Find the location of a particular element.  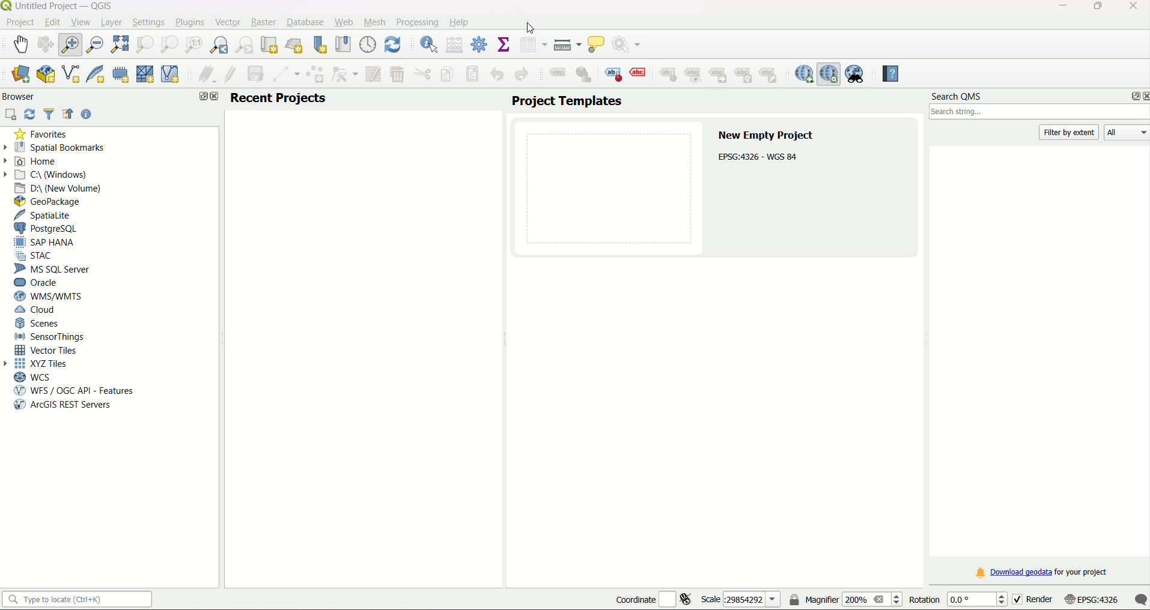

minimize/maximize is located at coordinates (1097, 7).